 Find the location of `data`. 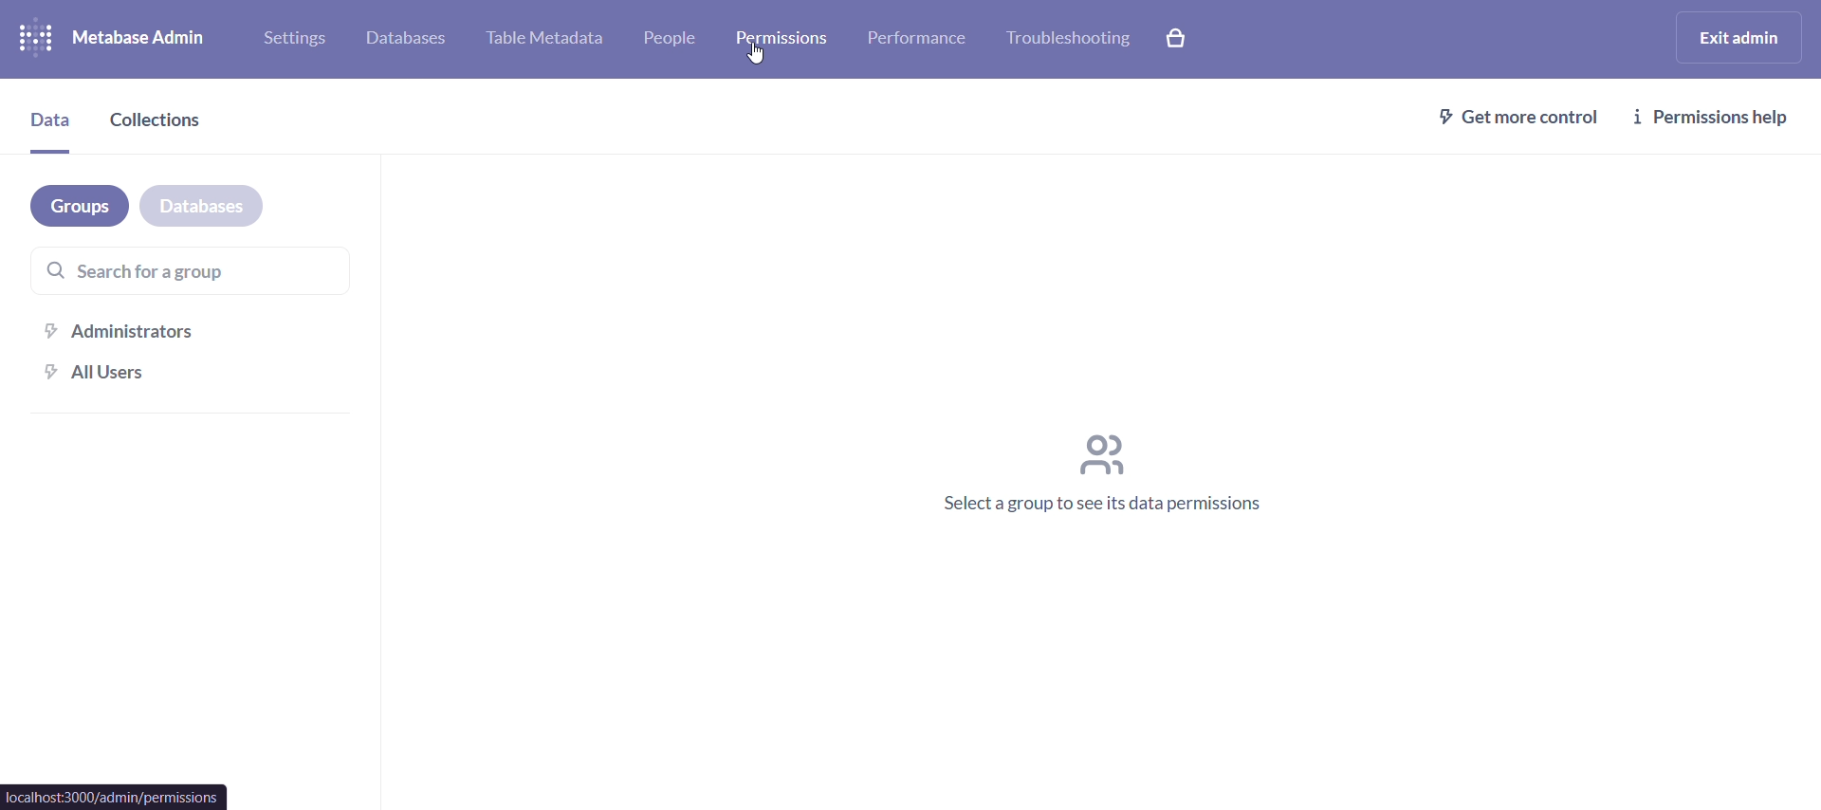

data is located at coordinates (49, 125).